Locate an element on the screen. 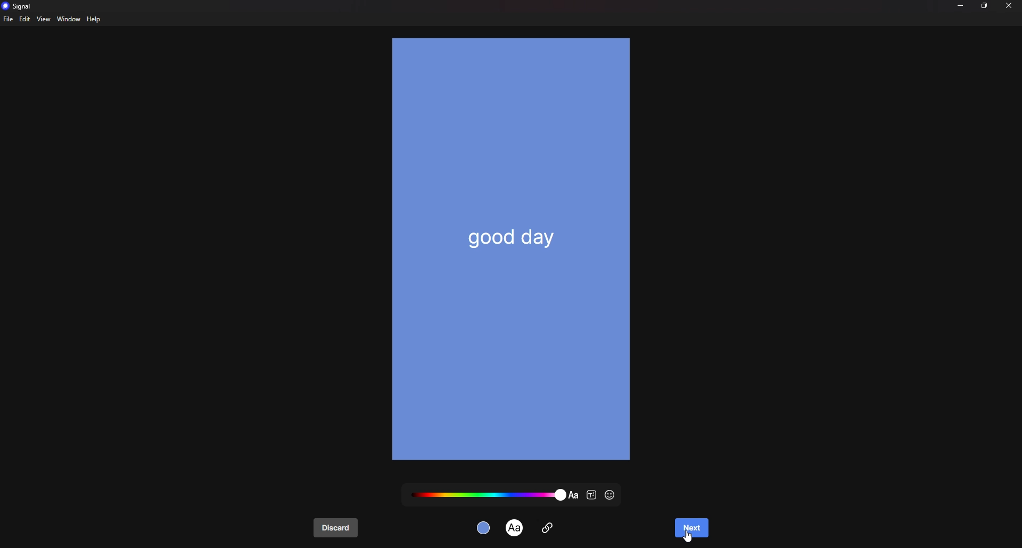 Image resolution: width=1022 pixels, height=548 pixels. resize is located at coordinates (985, 5).